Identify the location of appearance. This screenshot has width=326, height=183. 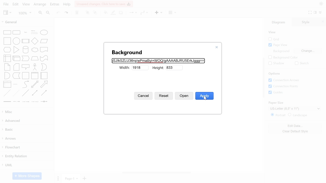
(320, 4).